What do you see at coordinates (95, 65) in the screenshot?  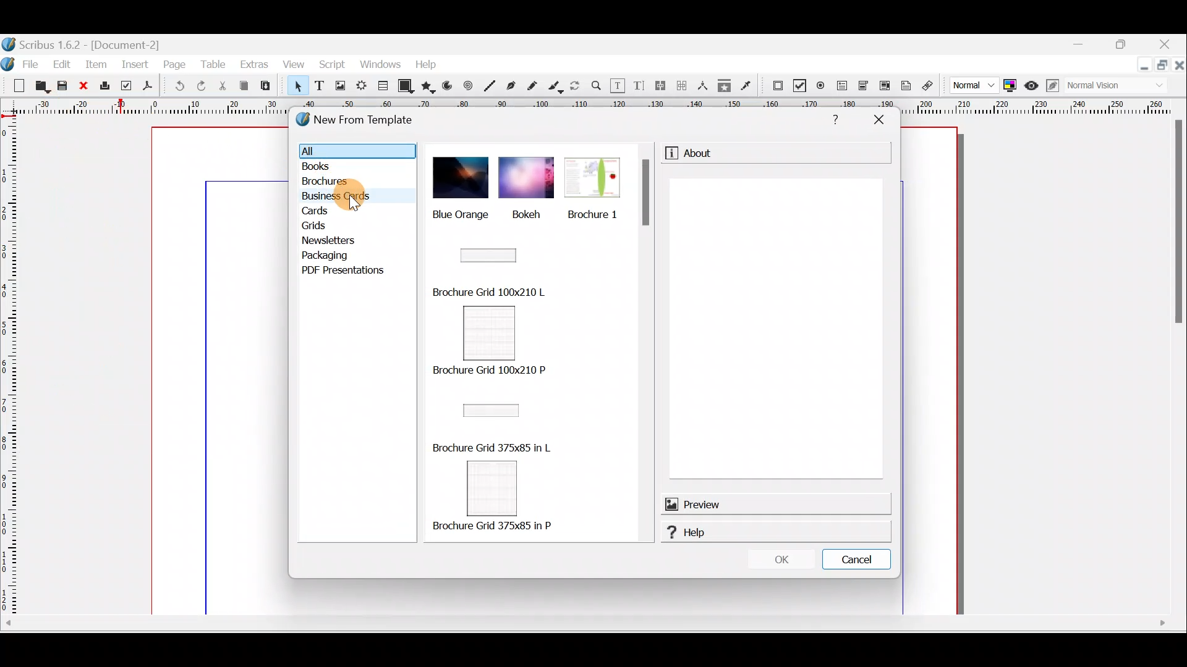 I see `Item` at bounding box center [95, 65].